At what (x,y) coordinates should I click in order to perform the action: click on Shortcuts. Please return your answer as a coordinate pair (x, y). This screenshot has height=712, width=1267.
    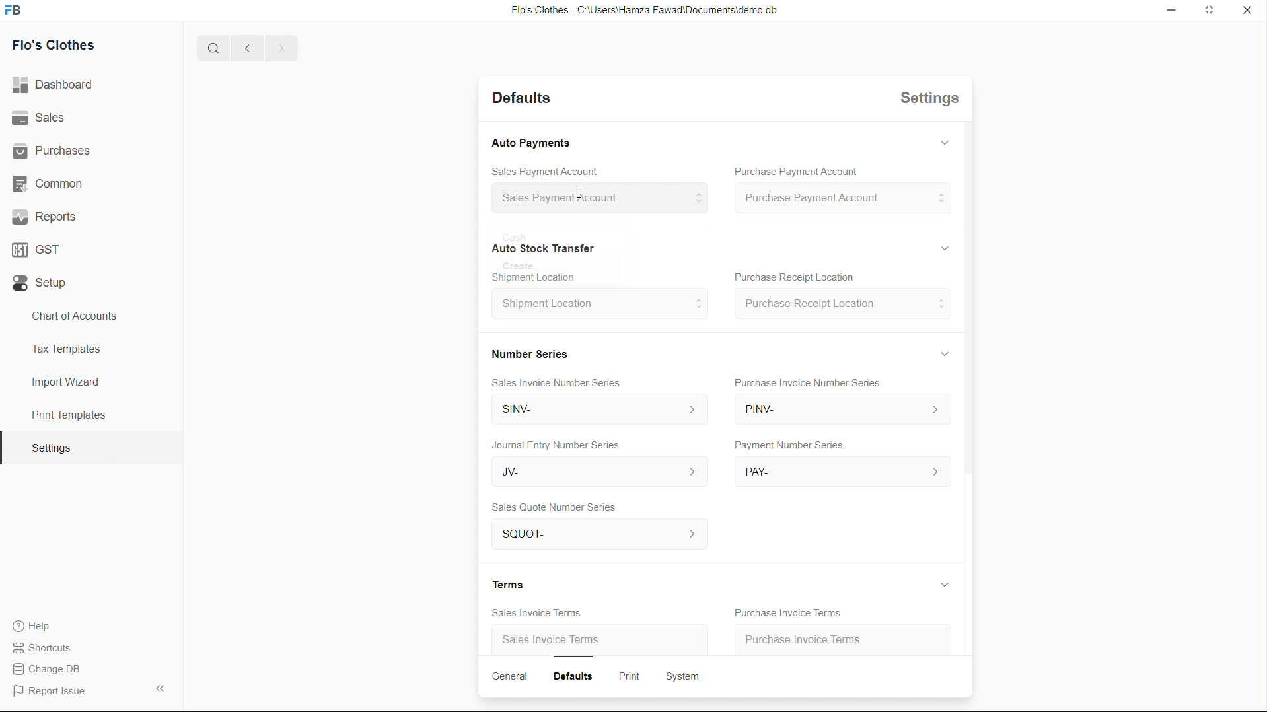
    Looking at the image, I should click on (50, 647).